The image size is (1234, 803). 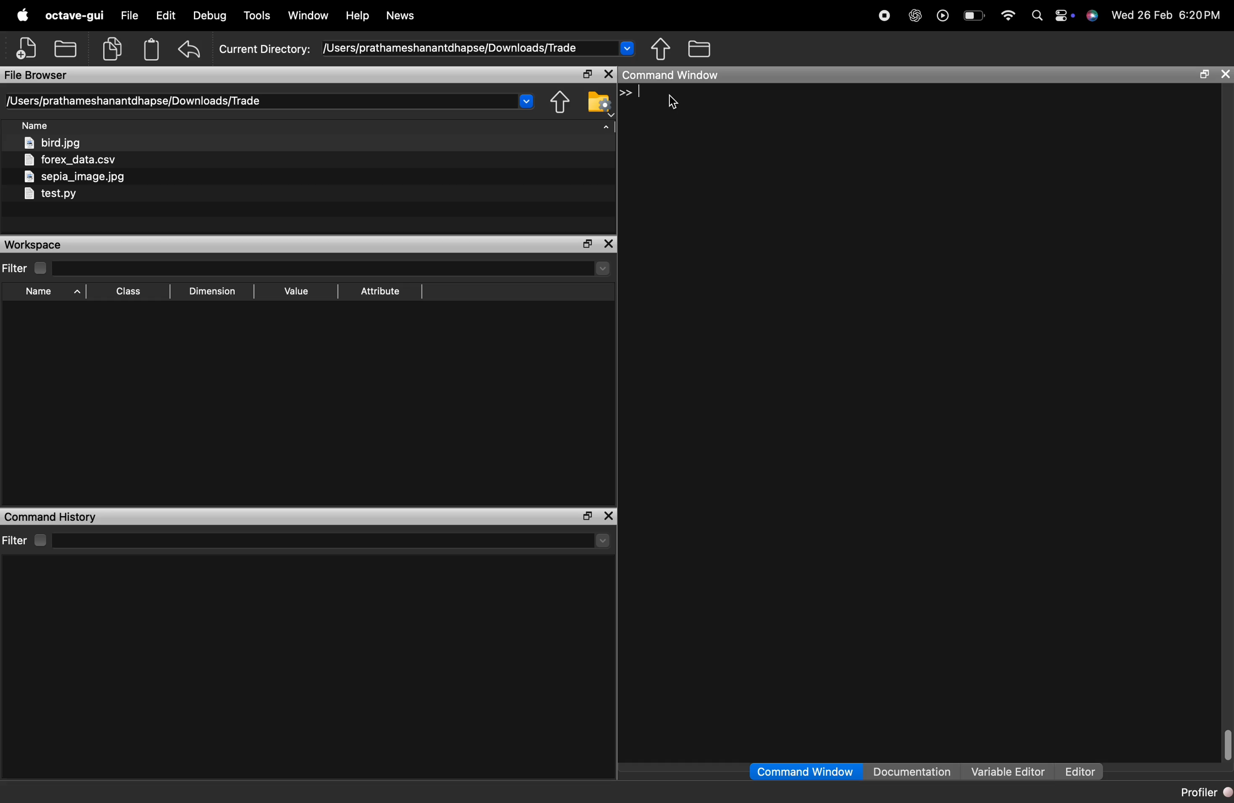 What do you see at coordinates (449, 49) in the screenshot?
I see `/Users/prathameshanantdhapse/Downloads/Trade` at bounding box center [449, 49].